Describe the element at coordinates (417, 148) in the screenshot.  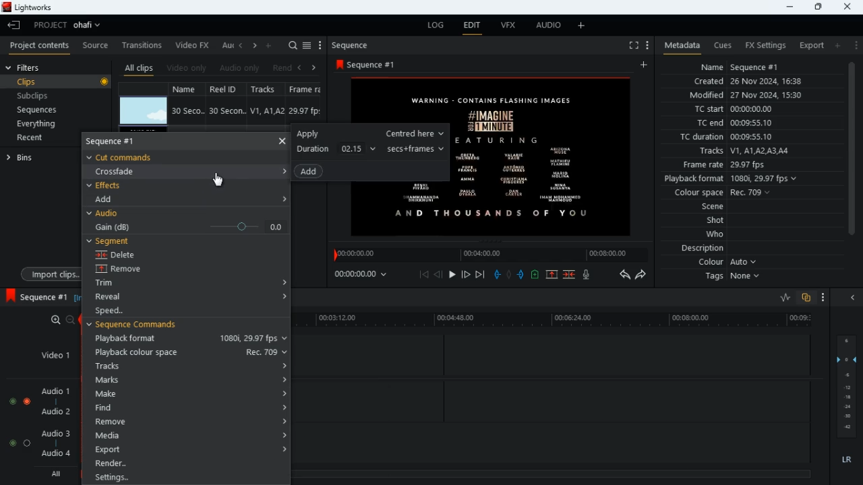
I see `secs + frames` at that location.